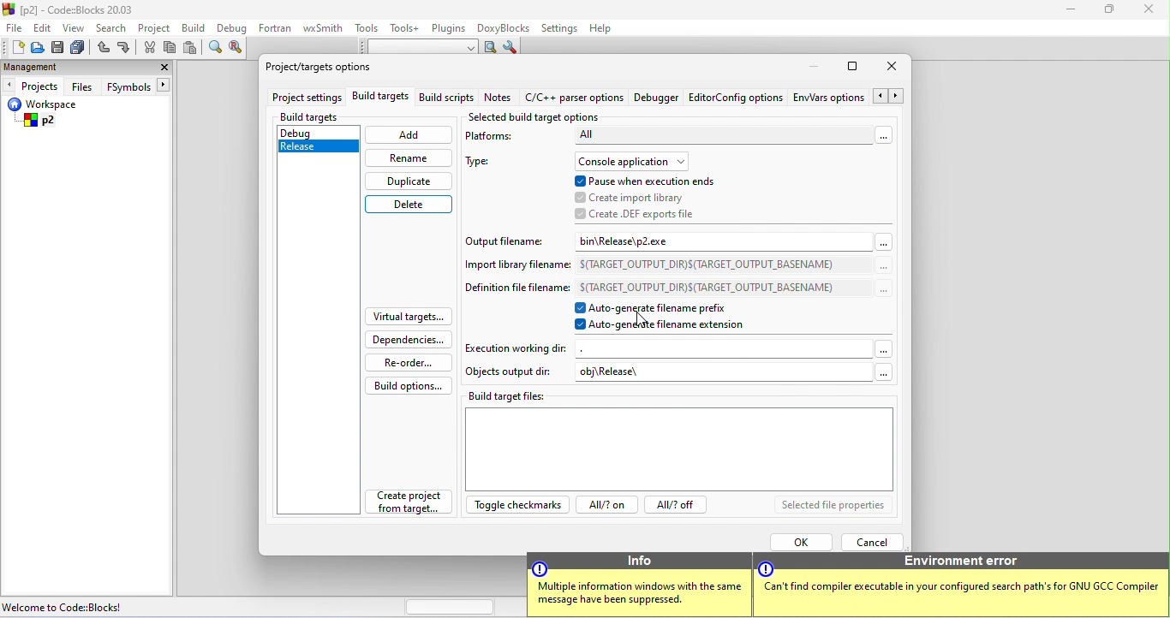  Describe the element at coordinates (325, 117) in the screenshot. I see `build targets` at that location.